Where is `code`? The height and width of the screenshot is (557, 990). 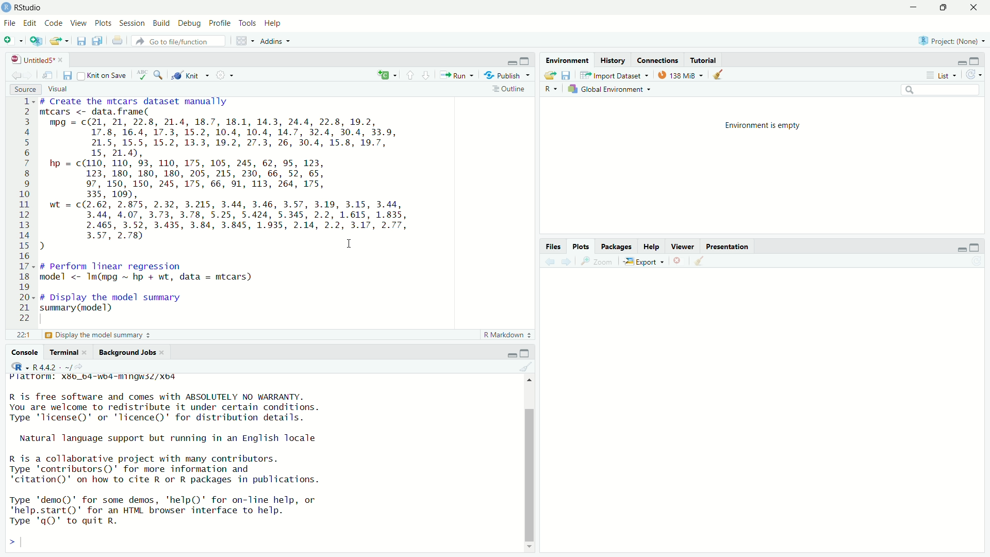 code is located at coordinates (55, 23).